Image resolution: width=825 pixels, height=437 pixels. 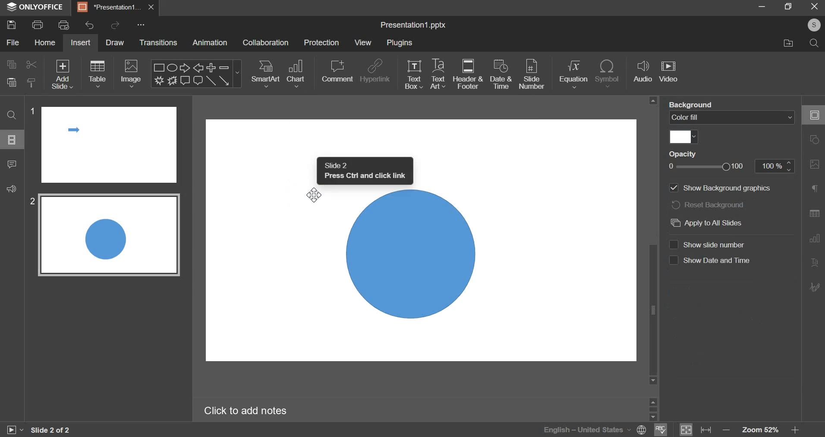 I want to click on 2, so click(x=32, y=202).